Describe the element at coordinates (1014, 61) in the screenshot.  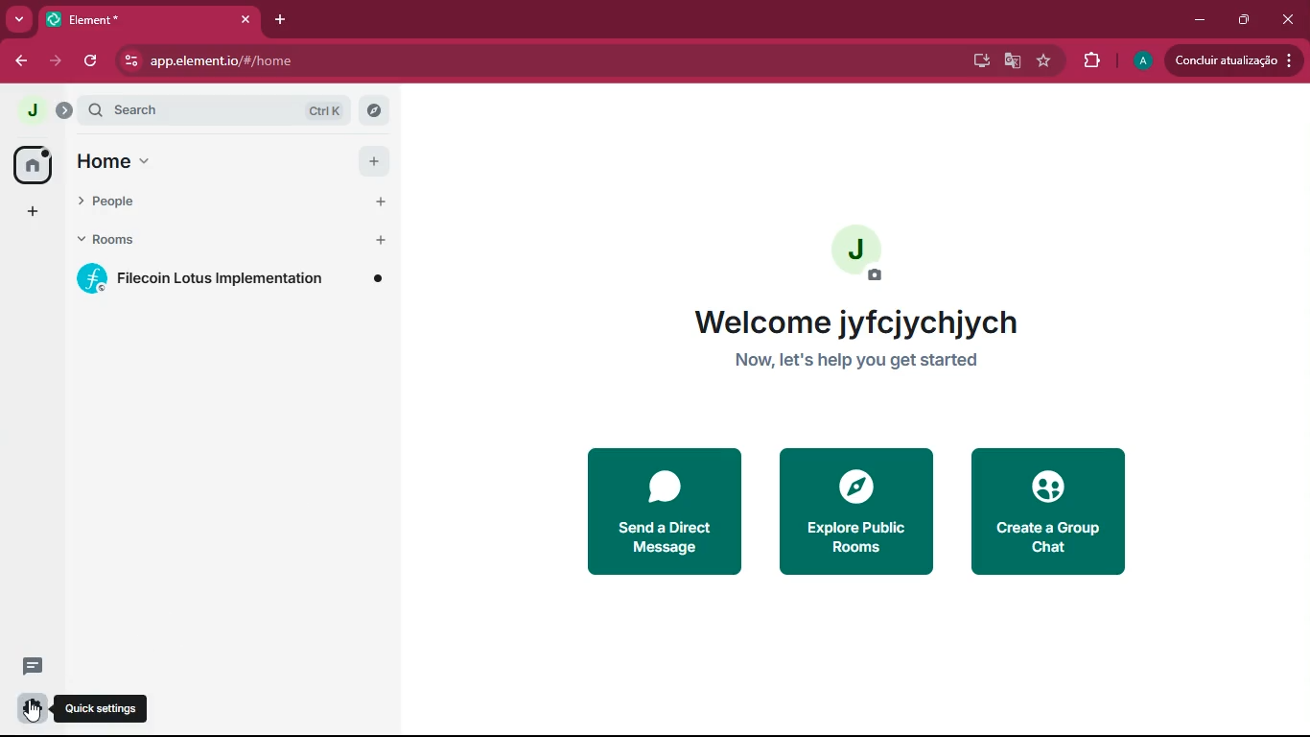
I see `translate` at that location.